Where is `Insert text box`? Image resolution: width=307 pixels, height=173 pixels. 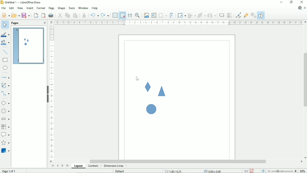
Insert text box is located at coordinates (154, 15).